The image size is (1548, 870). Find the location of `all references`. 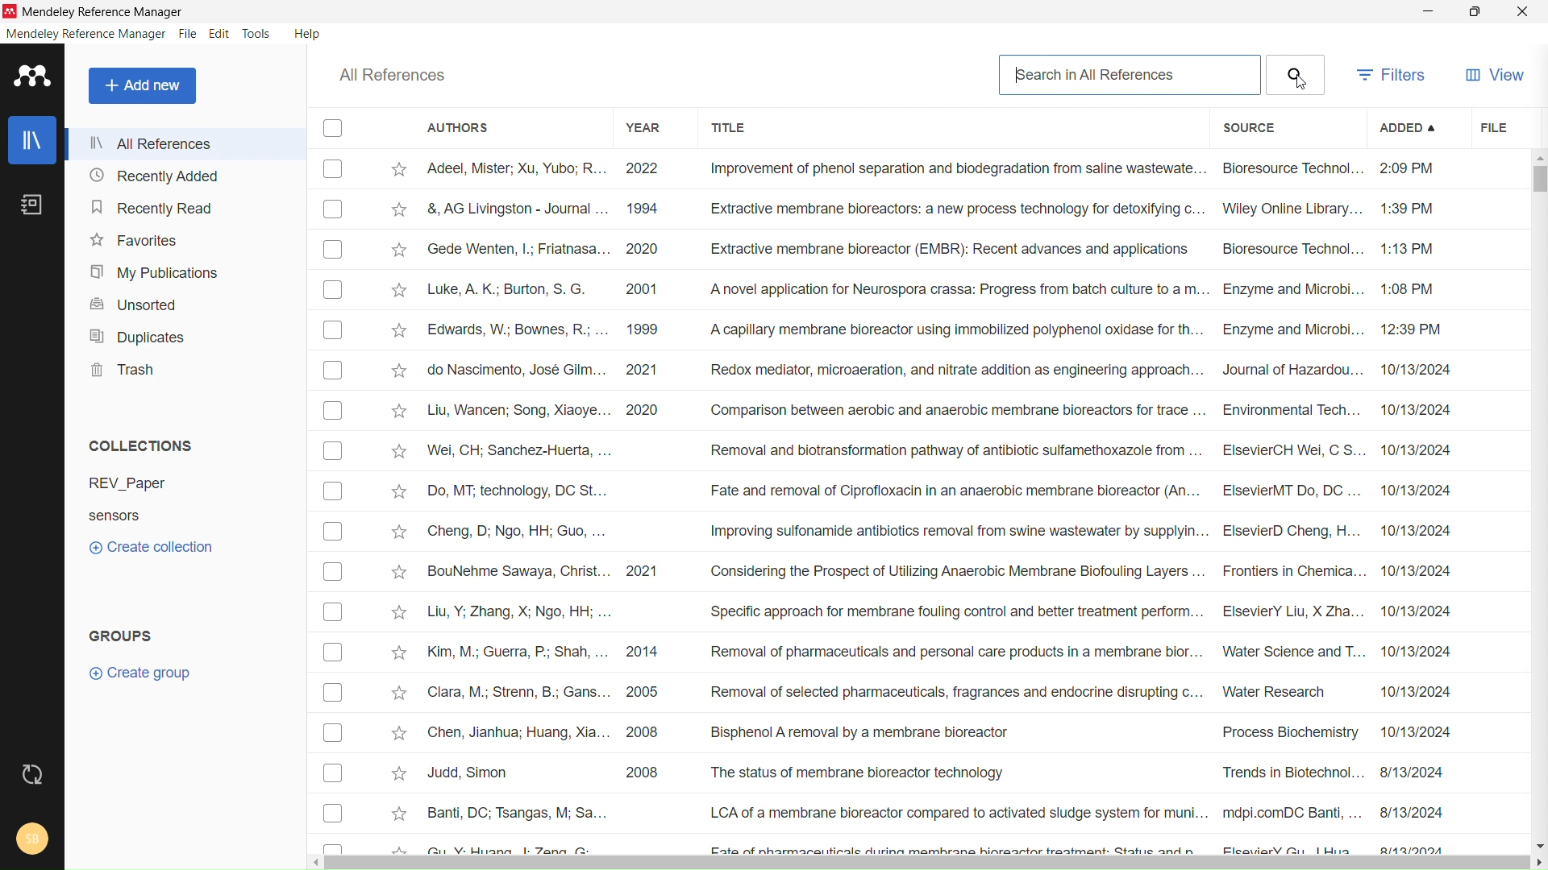

all references is located at coordinates (185, 145).